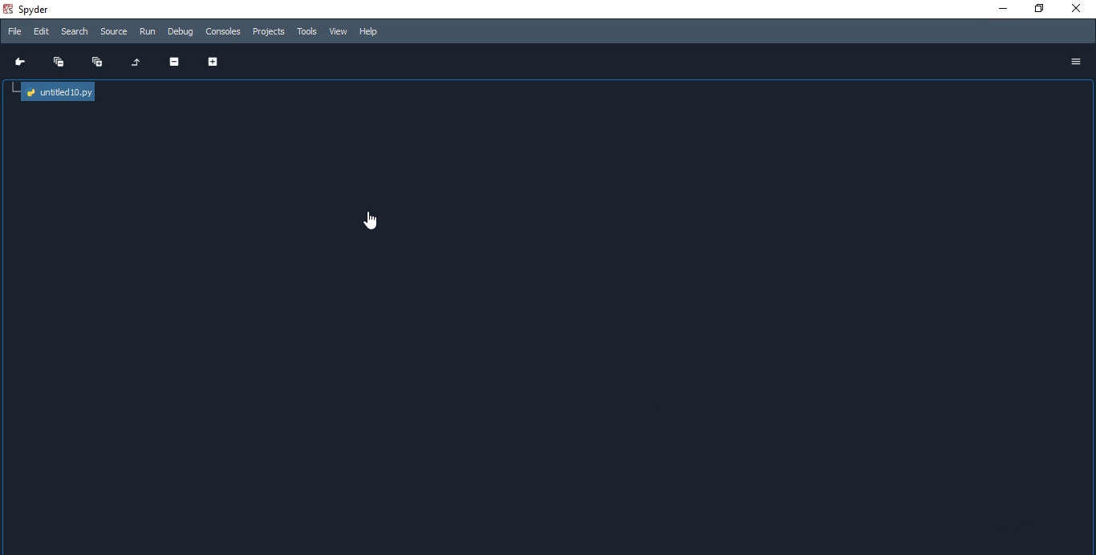 The width and height of the screenshot is (1096, 555). What do you see at coordinates (15, 32) in the screenshot?
I see `File ` at bounding box center [15, 32].